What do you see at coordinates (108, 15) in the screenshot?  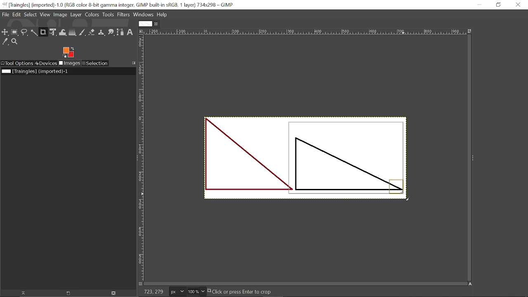 I see `Tools` at bounding box center [108, 15].